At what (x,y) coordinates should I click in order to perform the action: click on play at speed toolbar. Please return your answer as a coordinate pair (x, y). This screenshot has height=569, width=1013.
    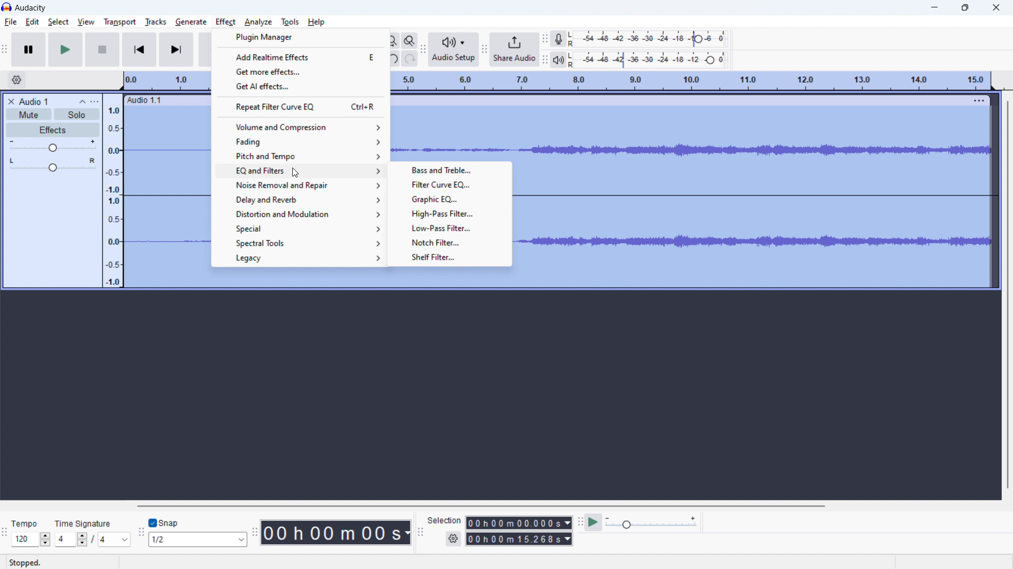
    Looking at the image, I should click on (580, 522).